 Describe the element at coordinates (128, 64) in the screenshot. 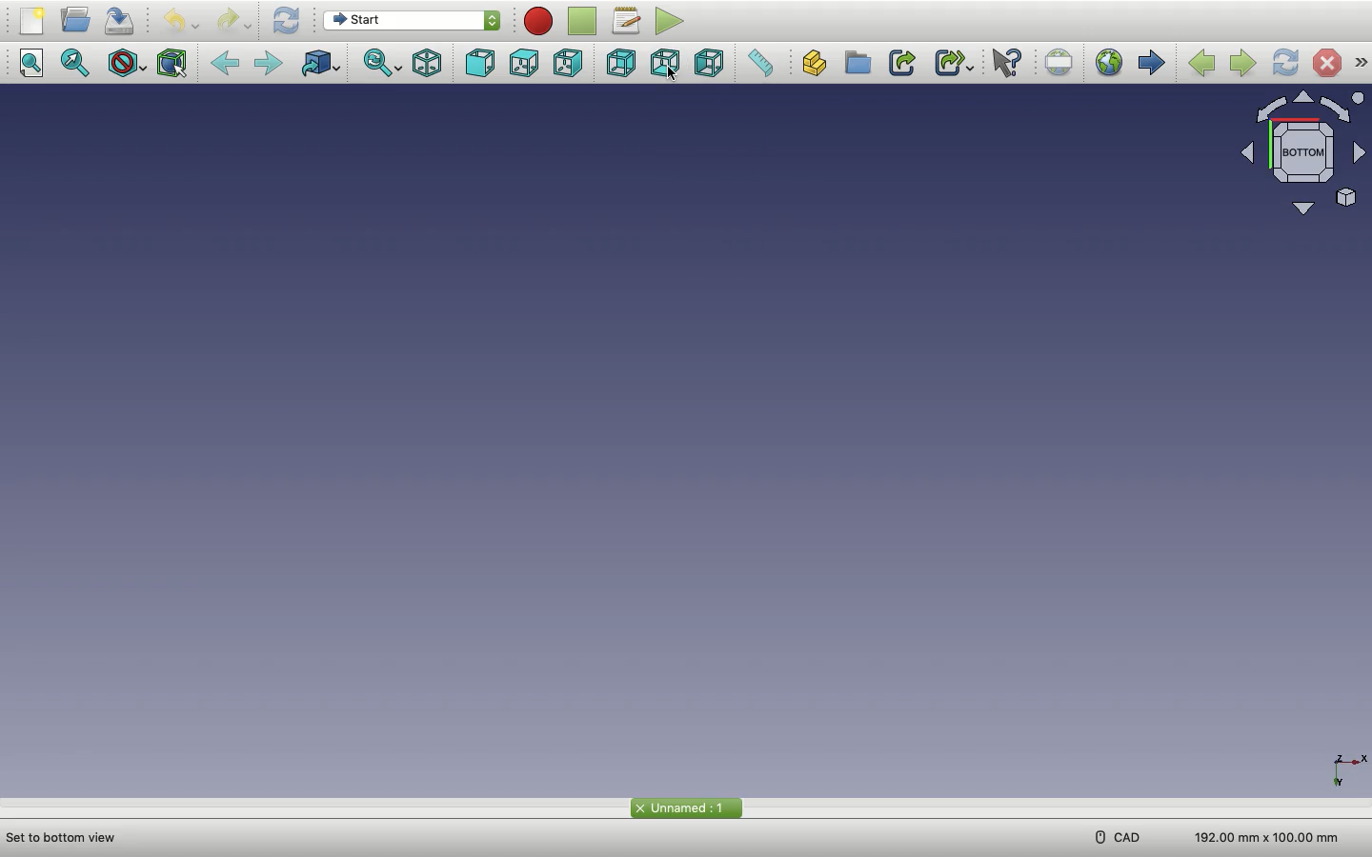

I see `Draw style` at that location.